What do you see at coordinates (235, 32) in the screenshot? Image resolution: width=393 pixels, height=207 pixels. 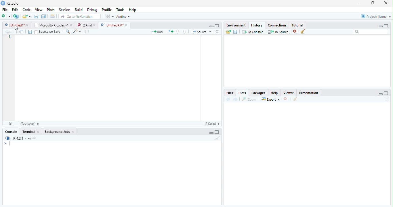 I see `Save history into a file` at bounding box center [235, 32].